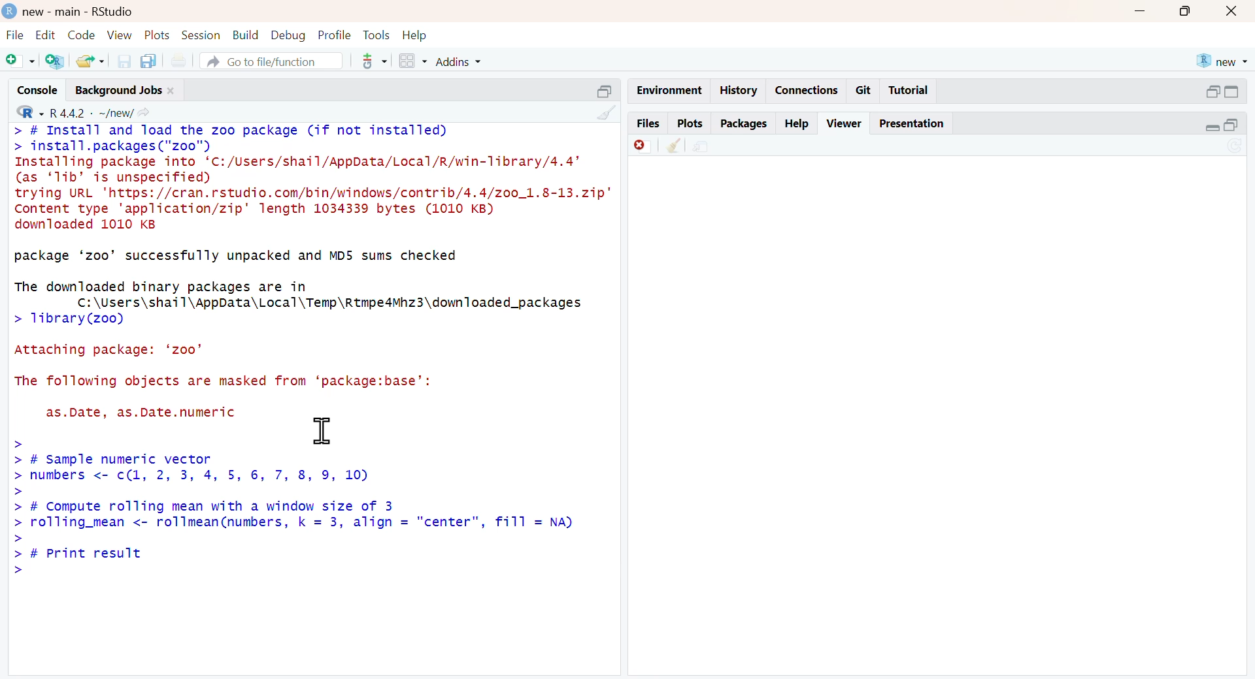  What do you see at coordinates (690, 123) in the screenshot?
I see `plots` at bounding box center [690, 123].